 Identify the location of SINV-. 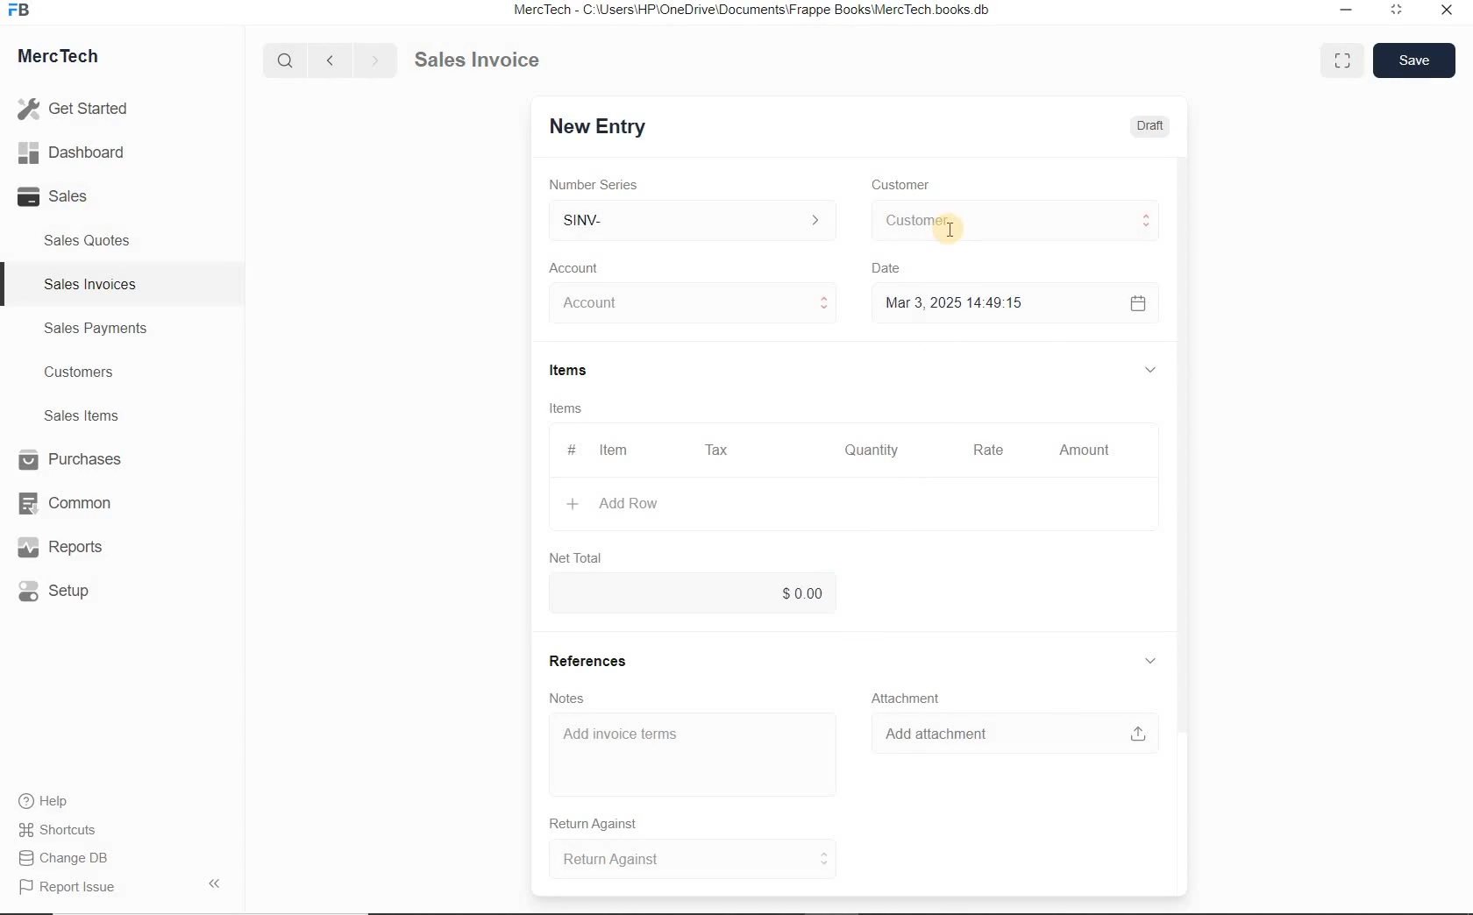
(691, 221).